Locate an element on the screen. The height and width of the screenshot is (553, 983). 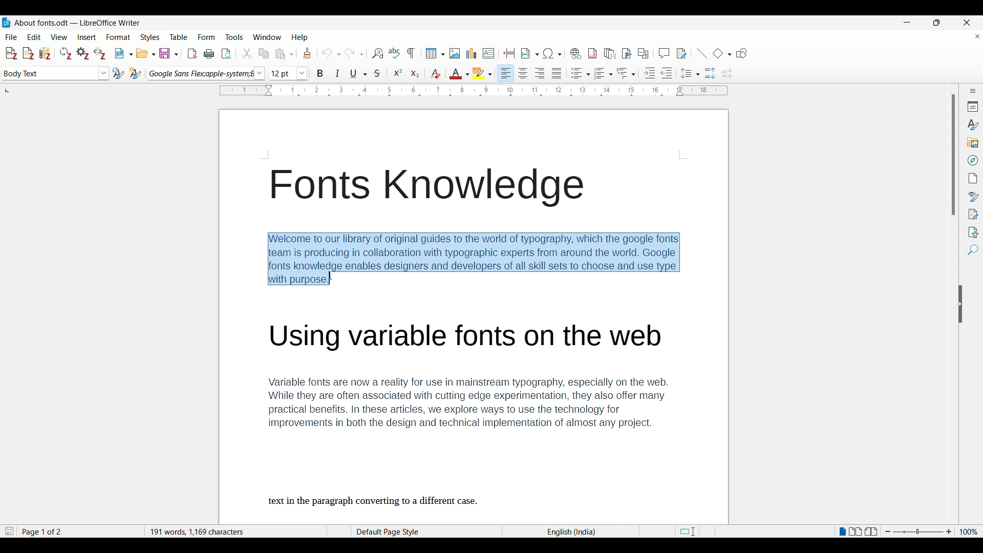
Navigator is located at coordinates (973, 160).